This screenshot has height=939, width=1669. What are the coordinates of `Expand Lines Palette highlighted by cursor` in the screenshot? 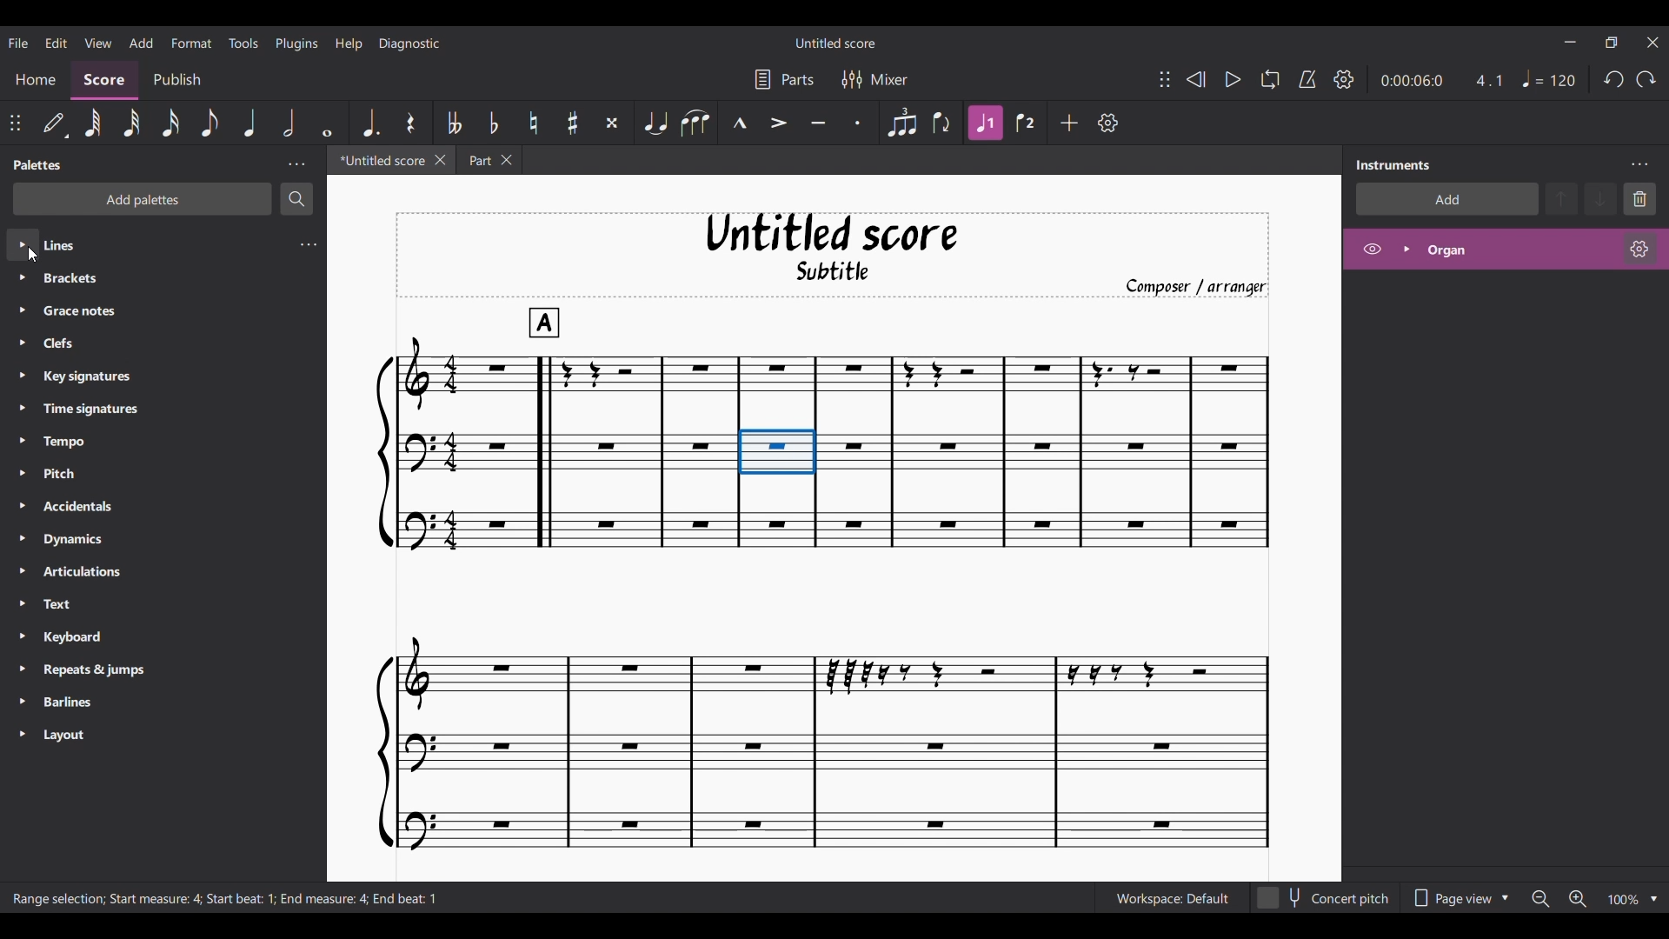 It's located at (23, 244).